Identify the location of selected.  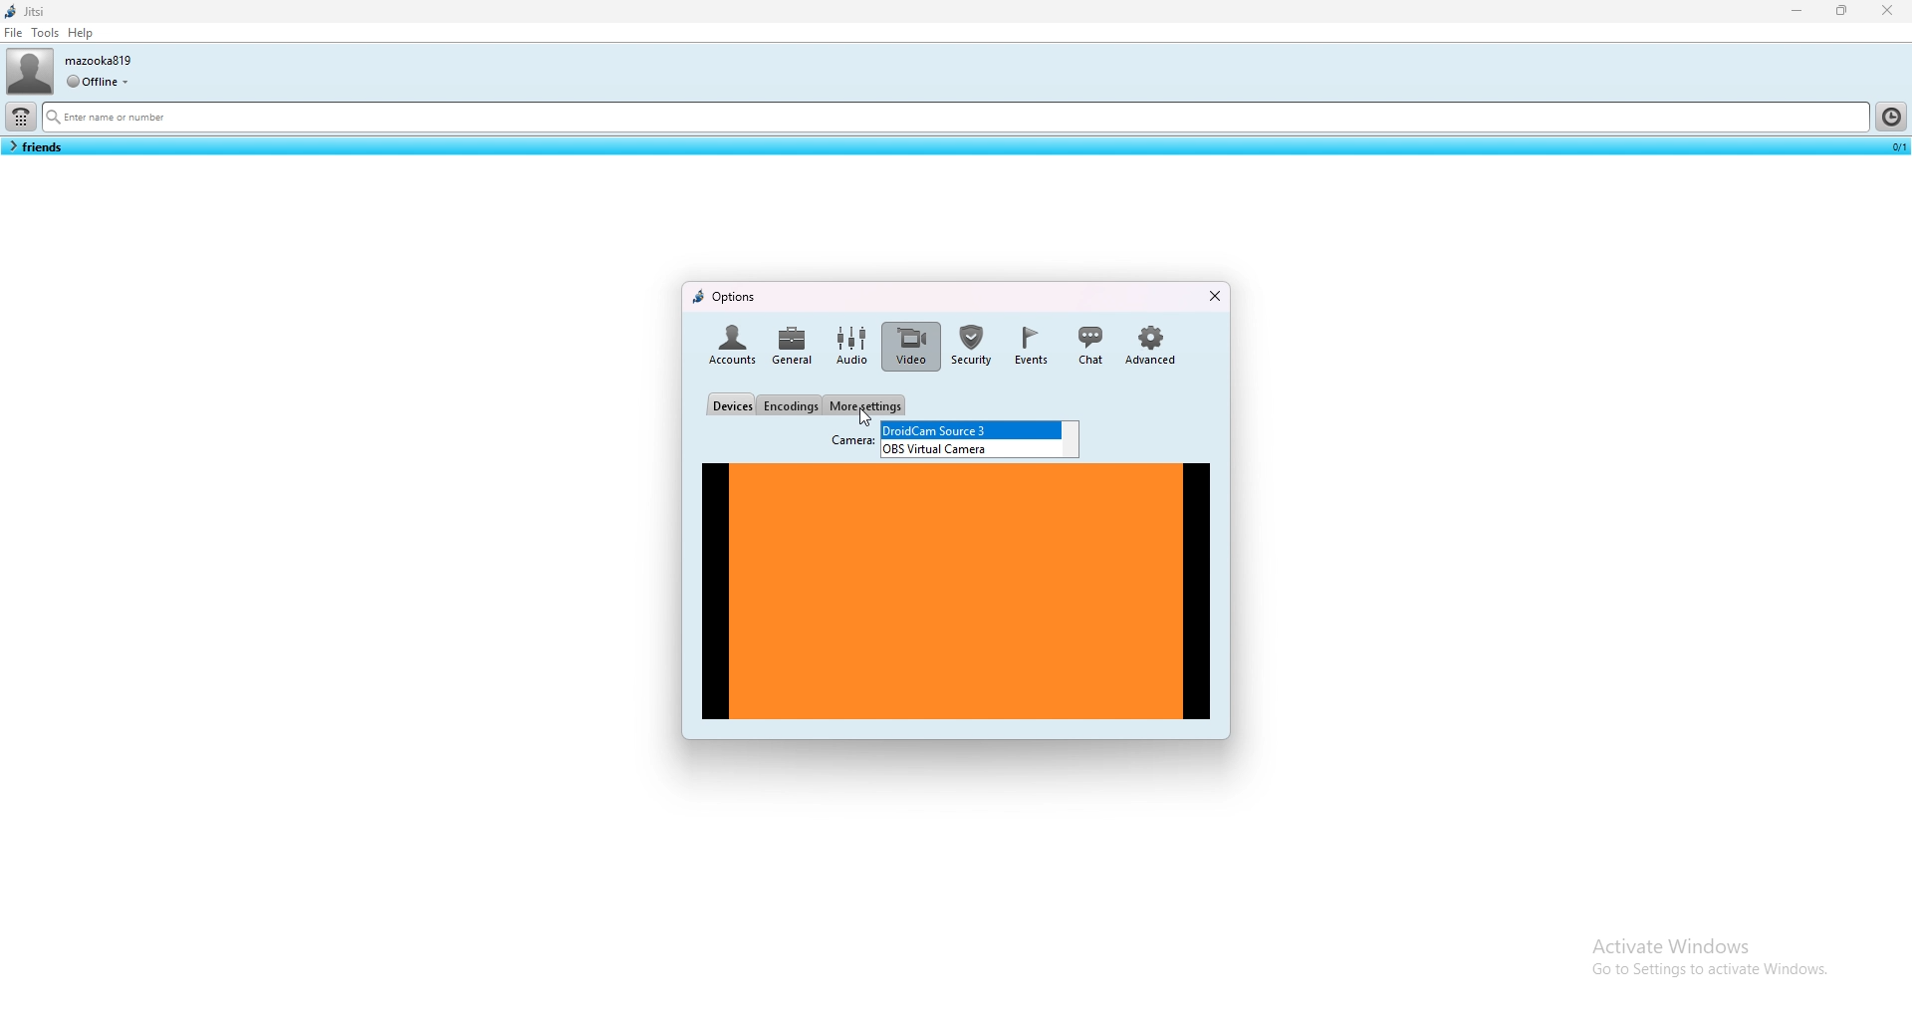
(1895, 145).